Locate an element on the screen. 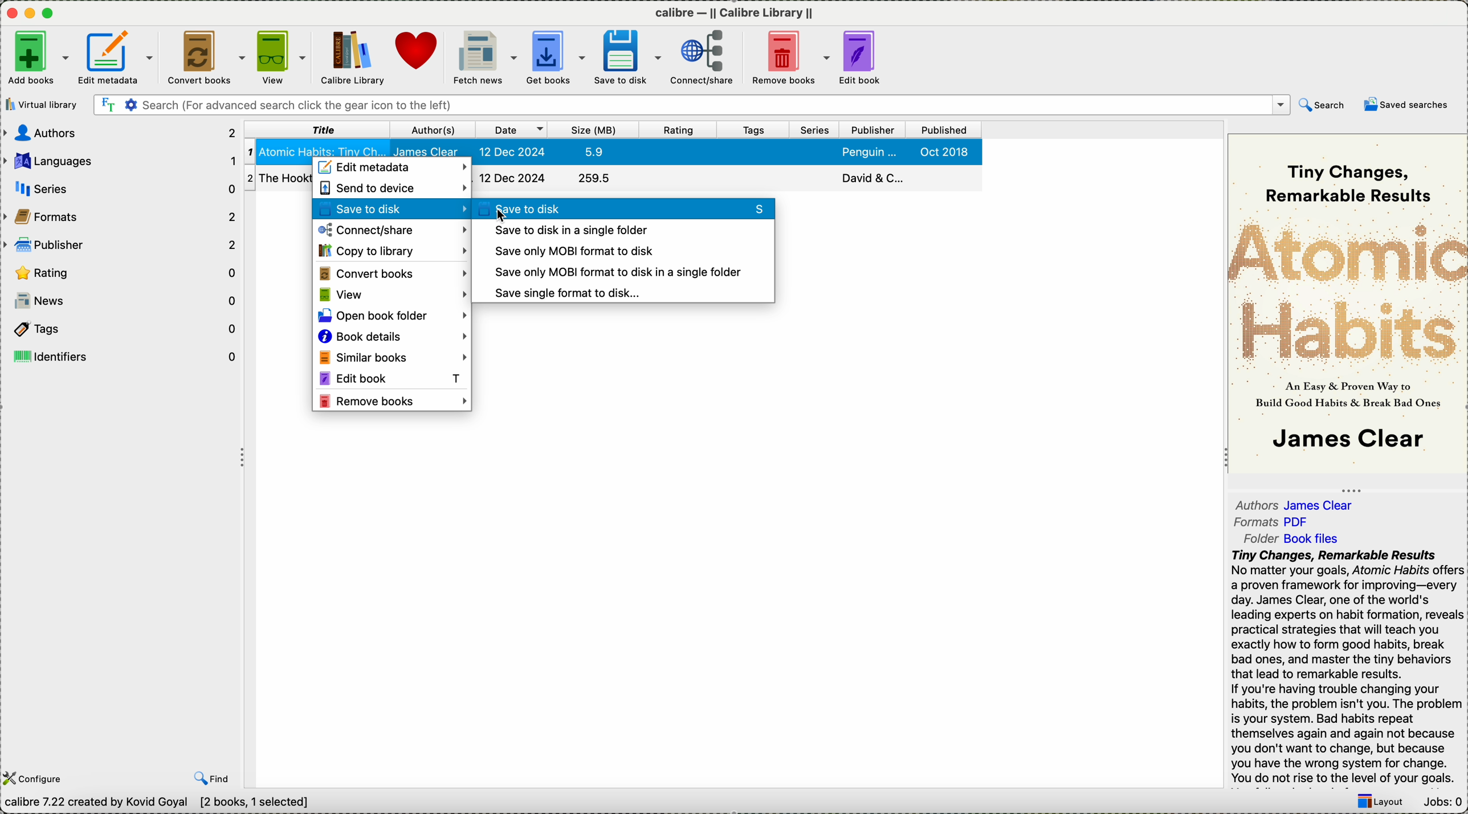 The width and height of the screenshot is (1468, 814). save to disk is located at coordinates (625, 57).